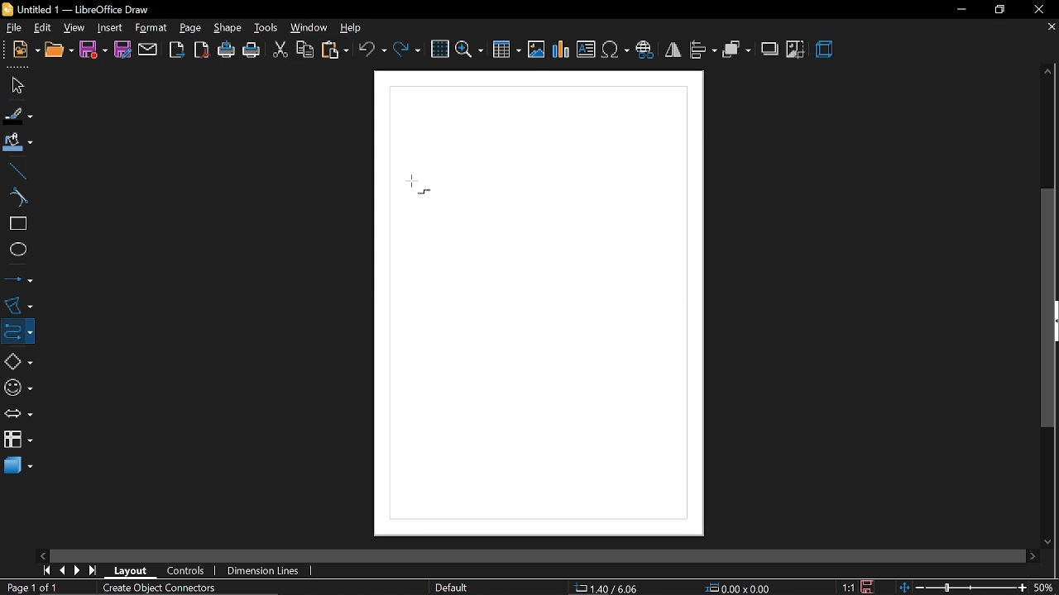 This screenshot has width=1059, height=595. What do you see at coordinates (187, 572) in the screenshot?
I see `controls` at bounding box center [187, 572].